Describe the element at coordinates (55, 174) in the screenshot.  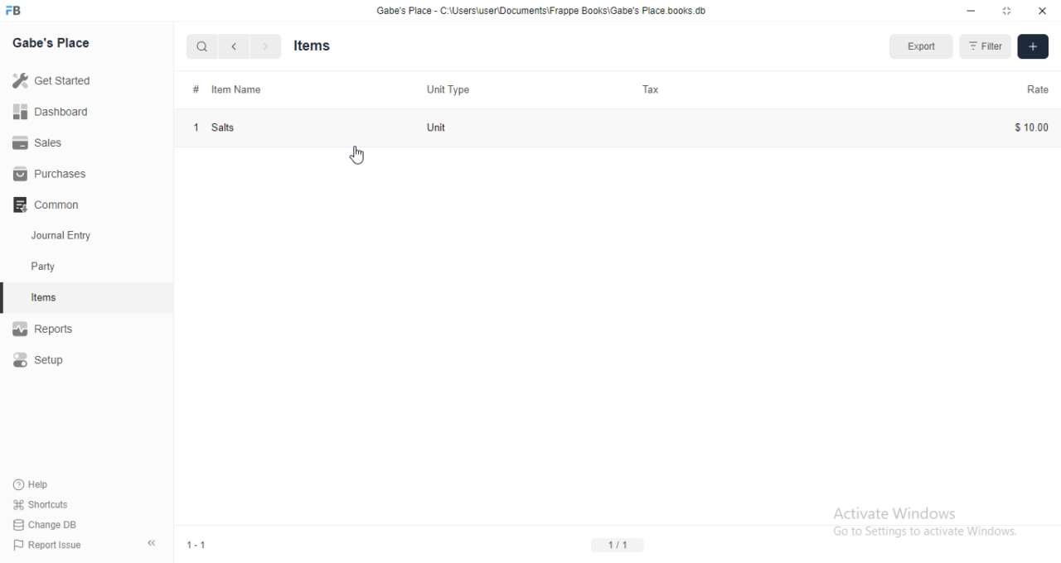
I see `Purchases` at that location.